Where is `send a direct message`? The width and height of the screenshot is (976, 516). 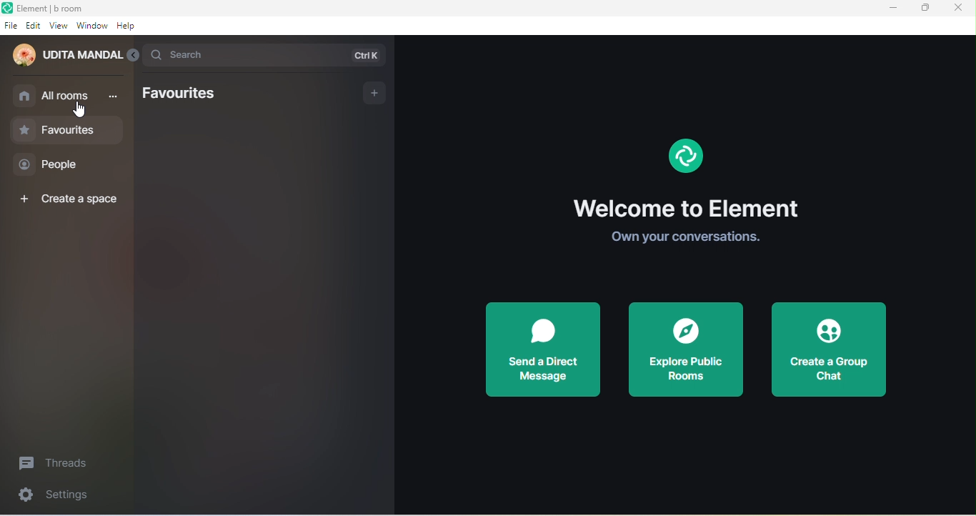
send a direct message is located at coordinates (544, 352).